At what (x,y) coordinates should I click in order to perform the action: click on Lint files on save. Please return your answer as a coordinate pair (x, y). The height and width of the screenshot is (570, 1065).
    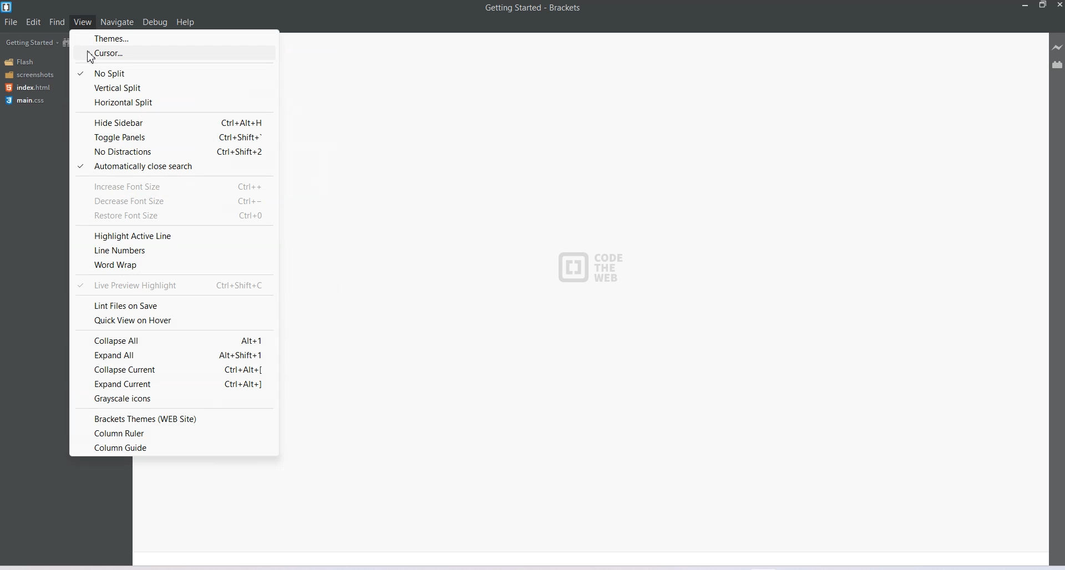
    Looking at the image, I should click on (175, 304).